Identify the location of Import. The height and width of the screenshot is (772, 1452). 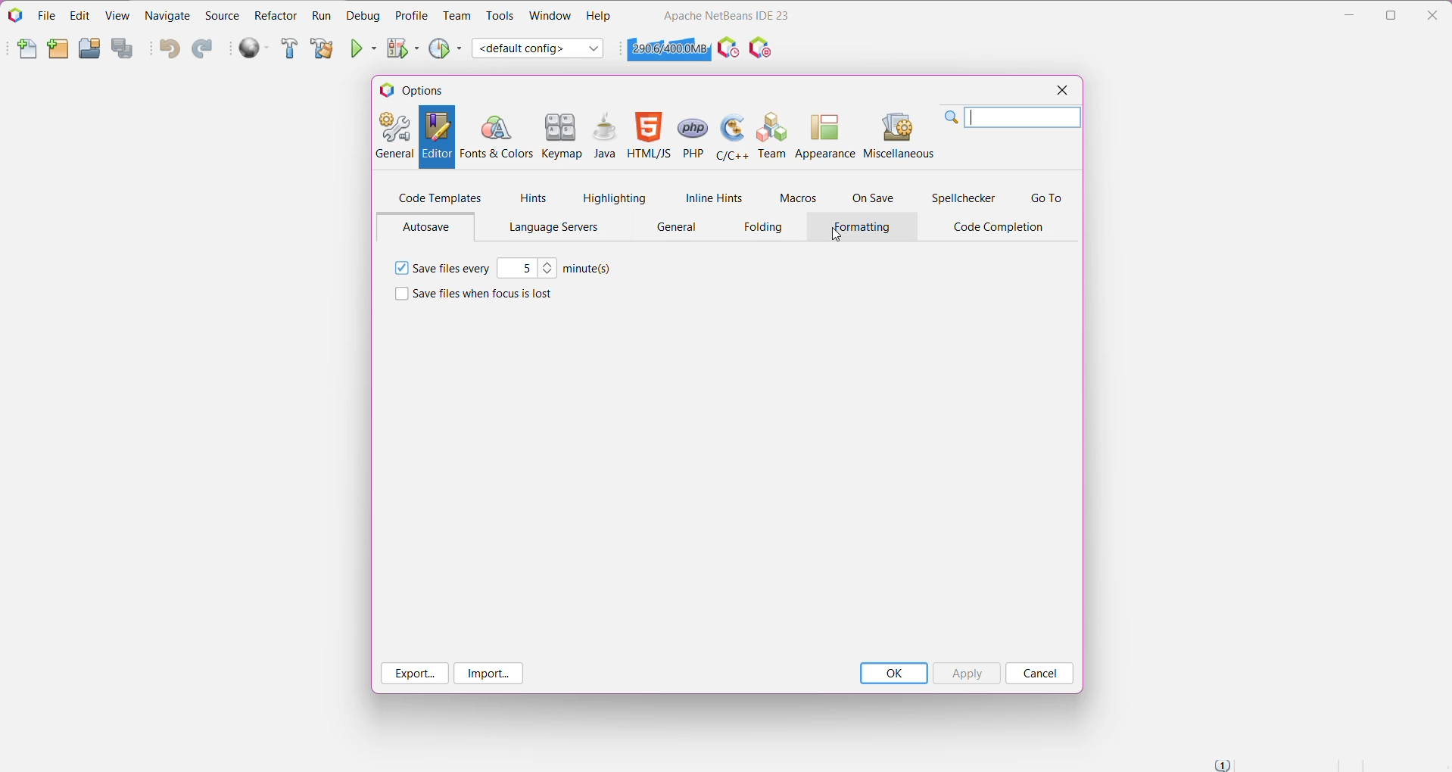
(489, 674).